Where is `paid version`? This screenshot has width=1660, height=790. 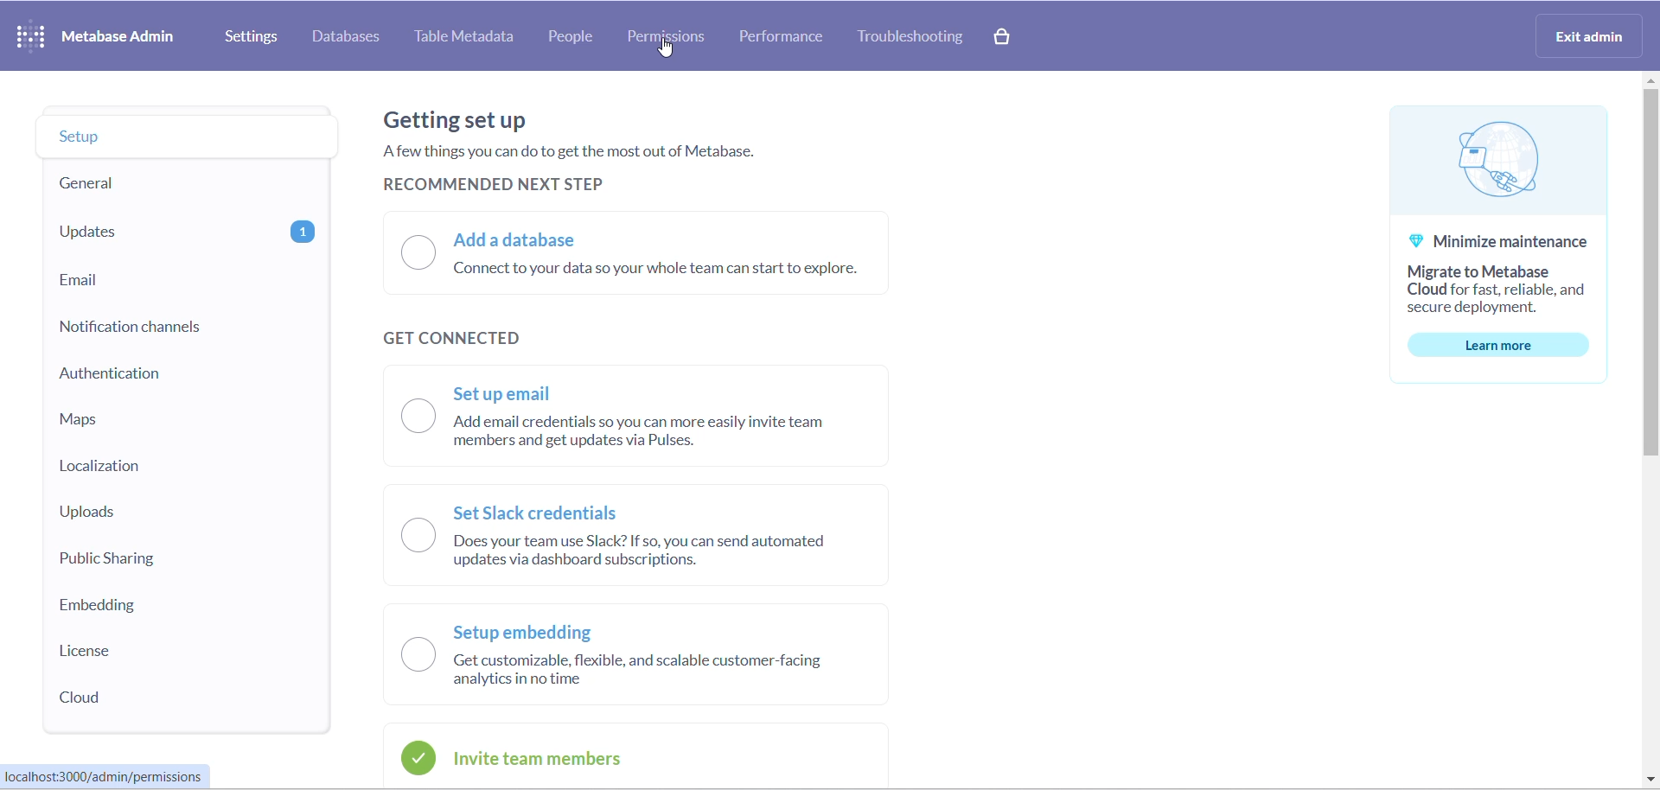 paid version is located at coordinates (1013, 36).